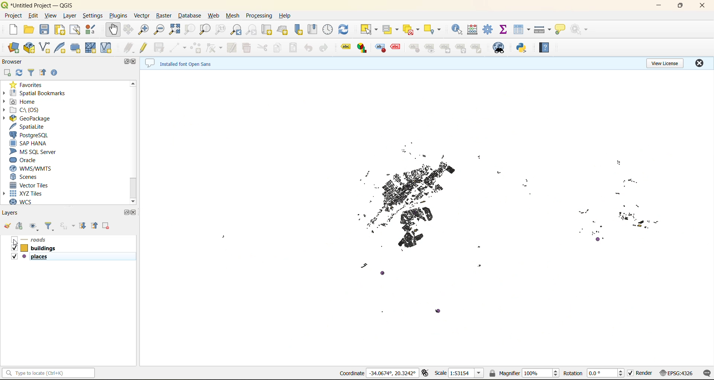  What do you see at coordinates (523, 28) in the screenshot?
I see `attributes table` at bounding box center [523, 28].